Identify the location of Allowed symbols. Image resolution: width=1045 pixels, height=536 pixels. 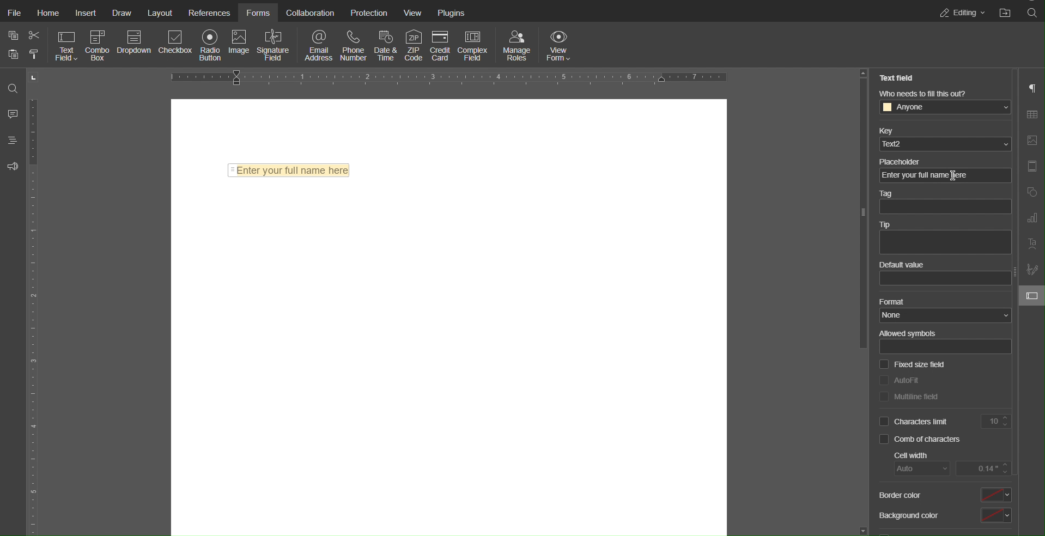
(946, 342).